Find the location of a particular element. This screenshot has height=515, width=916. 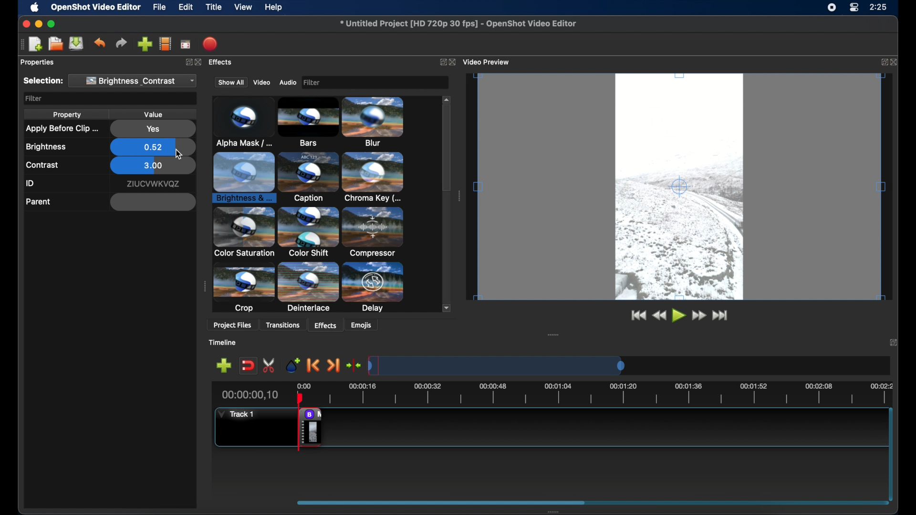

close is located at coordinates (24, 24).